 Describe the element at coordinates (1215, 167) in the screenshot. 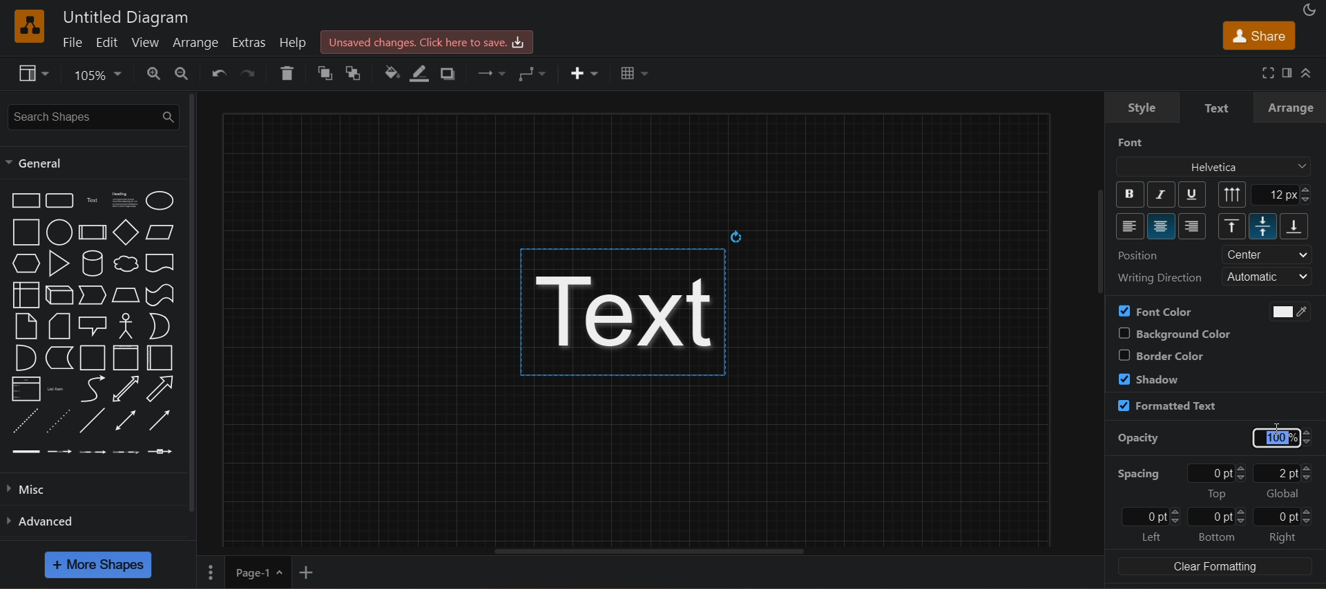

I see `font family` at that location.